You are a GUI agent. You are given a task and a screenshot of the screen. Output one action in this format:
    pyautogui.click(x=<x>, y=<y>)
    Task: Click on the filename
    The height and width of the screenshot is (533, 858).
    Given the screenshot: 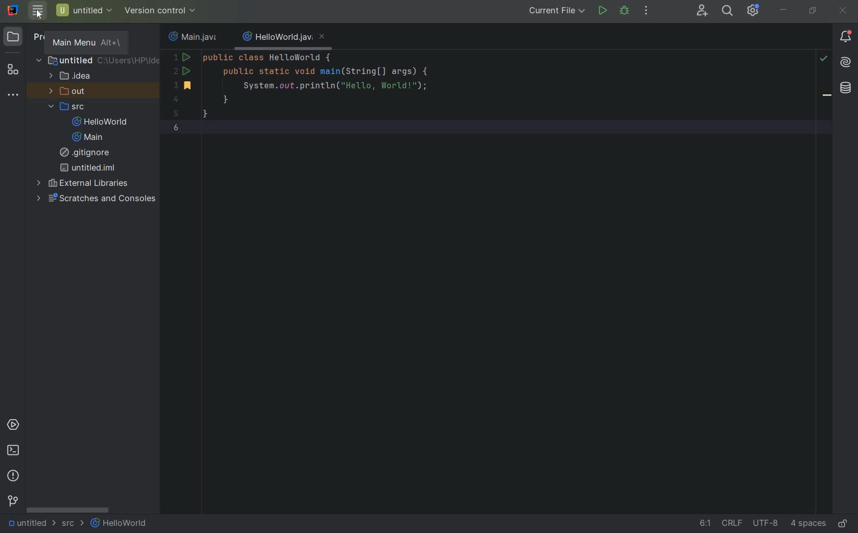 What is the action you would take?
    pyautogui.click(x=283, y=38)
    